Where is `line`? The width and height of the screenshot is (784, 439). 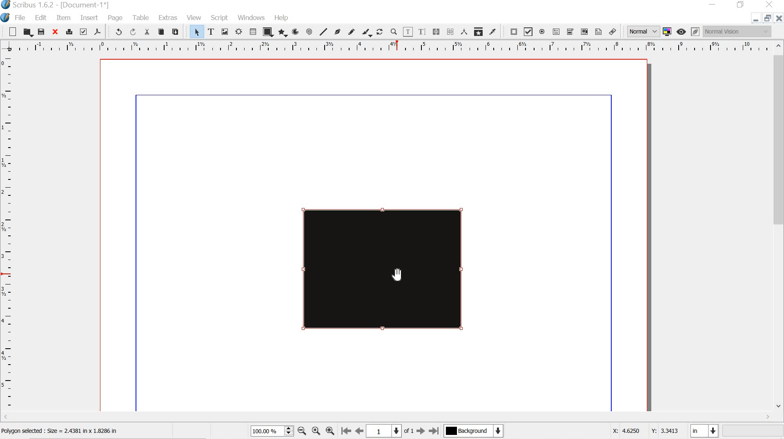
line is located at coordinates (323, 31).